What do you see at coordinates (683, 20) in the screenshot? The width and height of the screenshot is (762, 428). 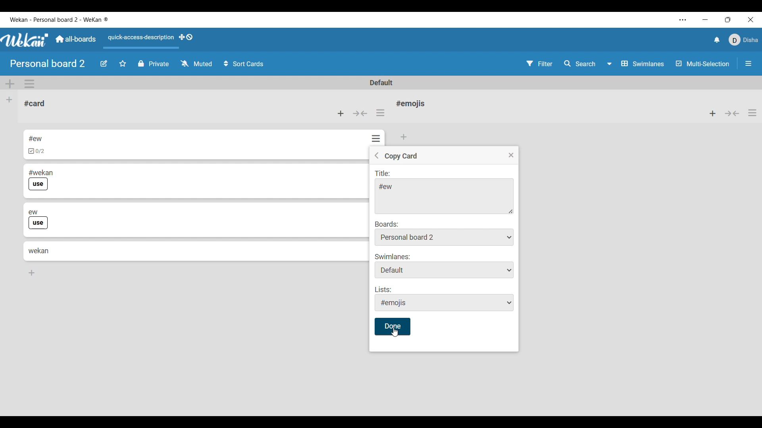 I see `More settings` at bounding box center [683, 20].